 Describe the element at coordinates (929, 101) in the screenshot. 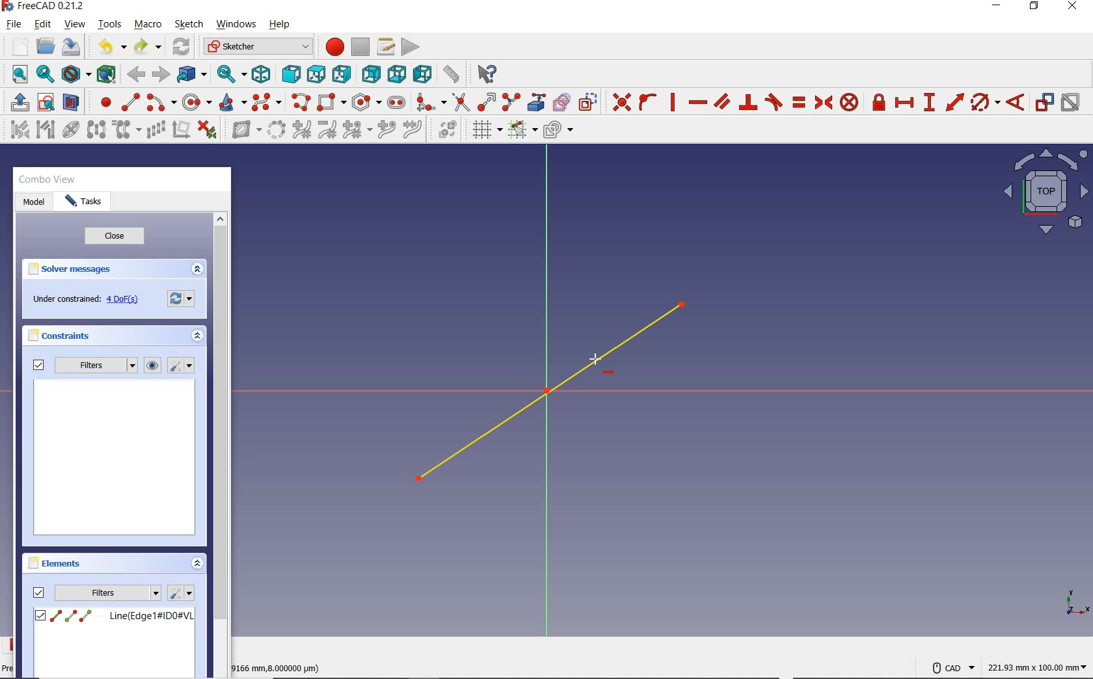

I see `CONSTRAIN VERTICAL DISTANCE` at that location.